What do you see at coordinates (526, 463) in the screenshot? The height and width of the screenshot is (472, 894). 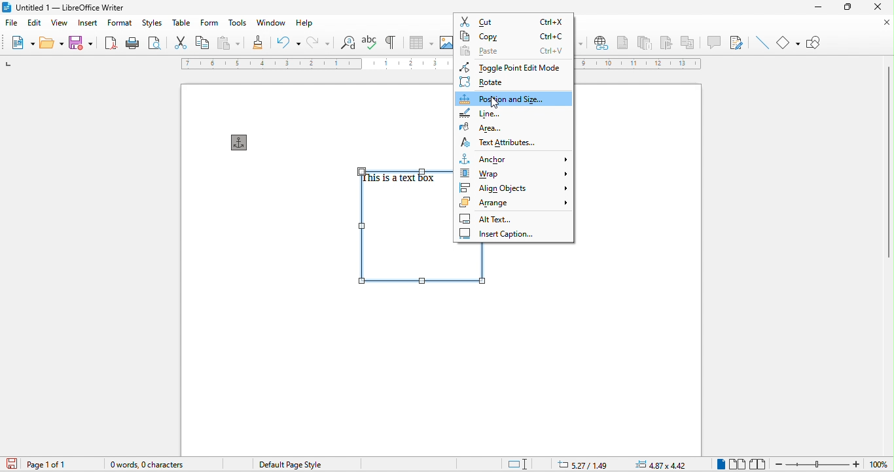 I see `standard selection` at bounding box center [526, 463].